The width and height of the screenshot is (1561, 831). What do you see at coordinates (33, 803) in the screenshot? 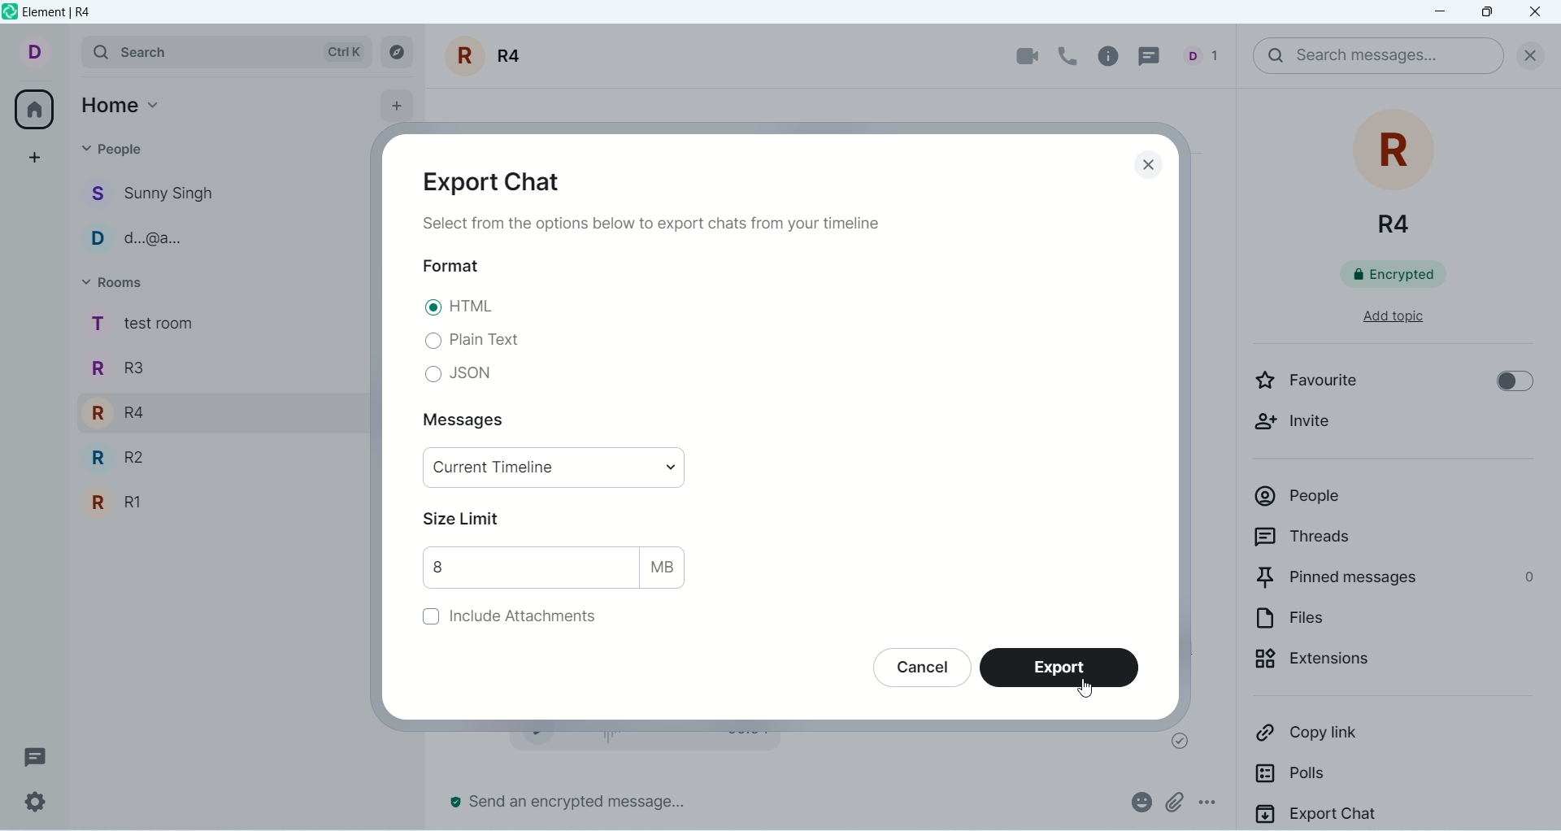
I see `settings` at bounding box center [33, 803].